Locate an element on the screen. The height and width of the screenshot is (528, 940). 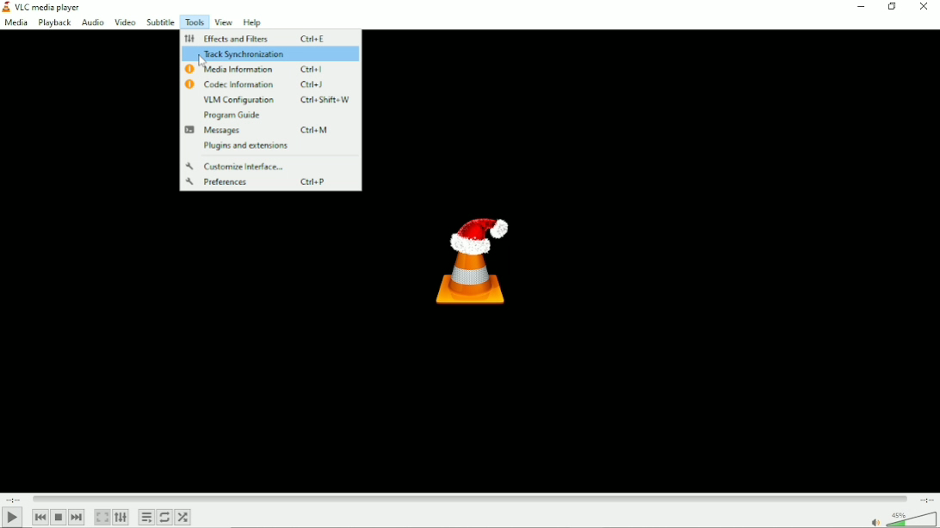
Play is located at coordinates (13, 518).